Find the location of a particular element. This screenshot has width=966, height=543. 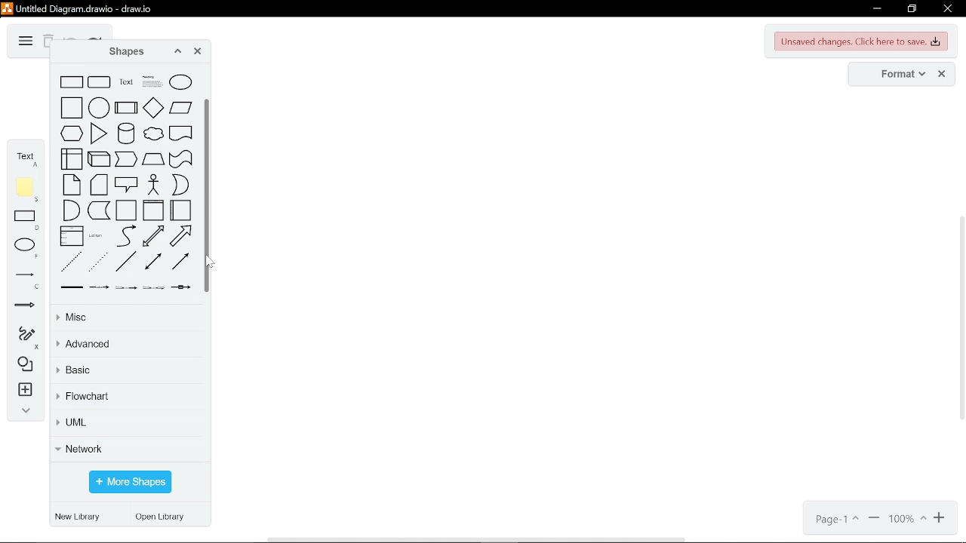

triangle is located at coordinates (99, 133).